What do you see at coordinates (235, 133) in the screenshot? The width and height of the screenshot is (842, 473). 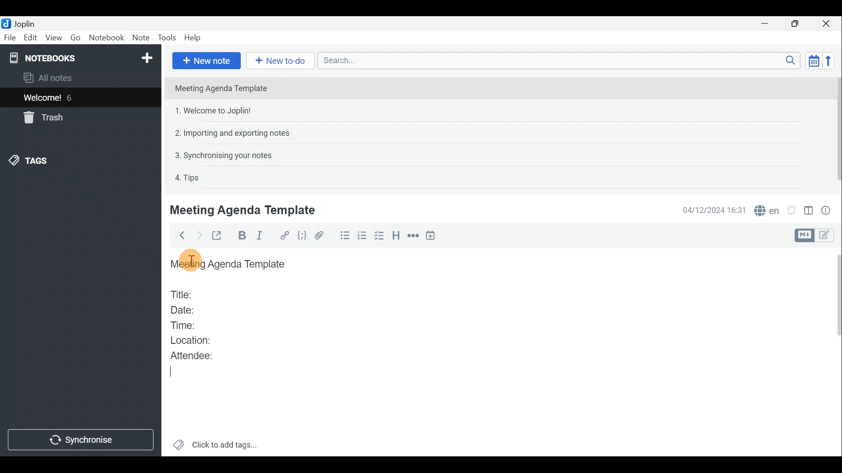 I see `2. Importing and exporting notes` at bounding box center [235, 133].